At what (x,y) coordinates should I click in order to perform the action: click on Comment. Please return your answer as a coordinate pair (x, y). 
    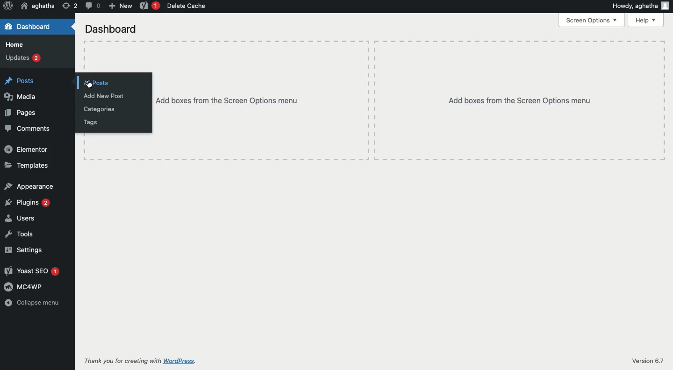
    Looking at the image, I should click on (92, 7).